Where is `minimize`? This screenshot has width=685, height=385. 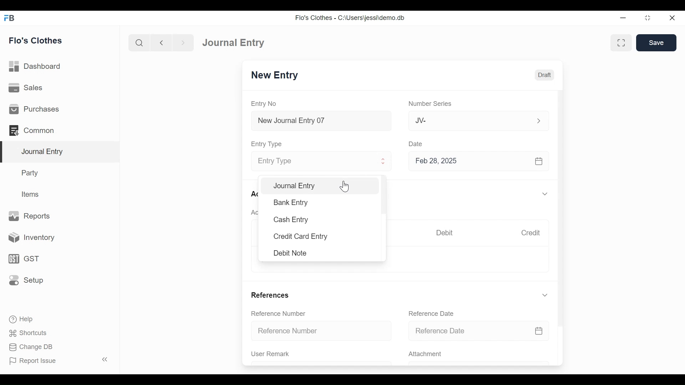
minimize is located at coordinates (623, 19).